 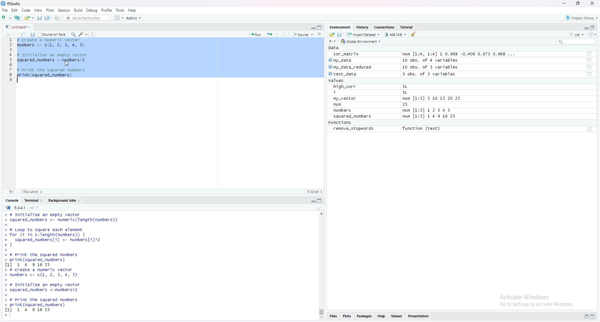 I want to click on Console, so click(x=12, y=200).